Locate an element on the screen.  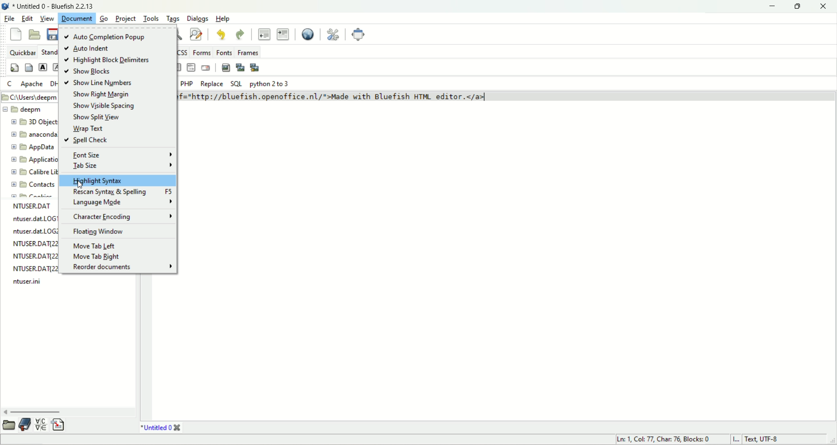
Quickbar is located at coordinates (22, 52).